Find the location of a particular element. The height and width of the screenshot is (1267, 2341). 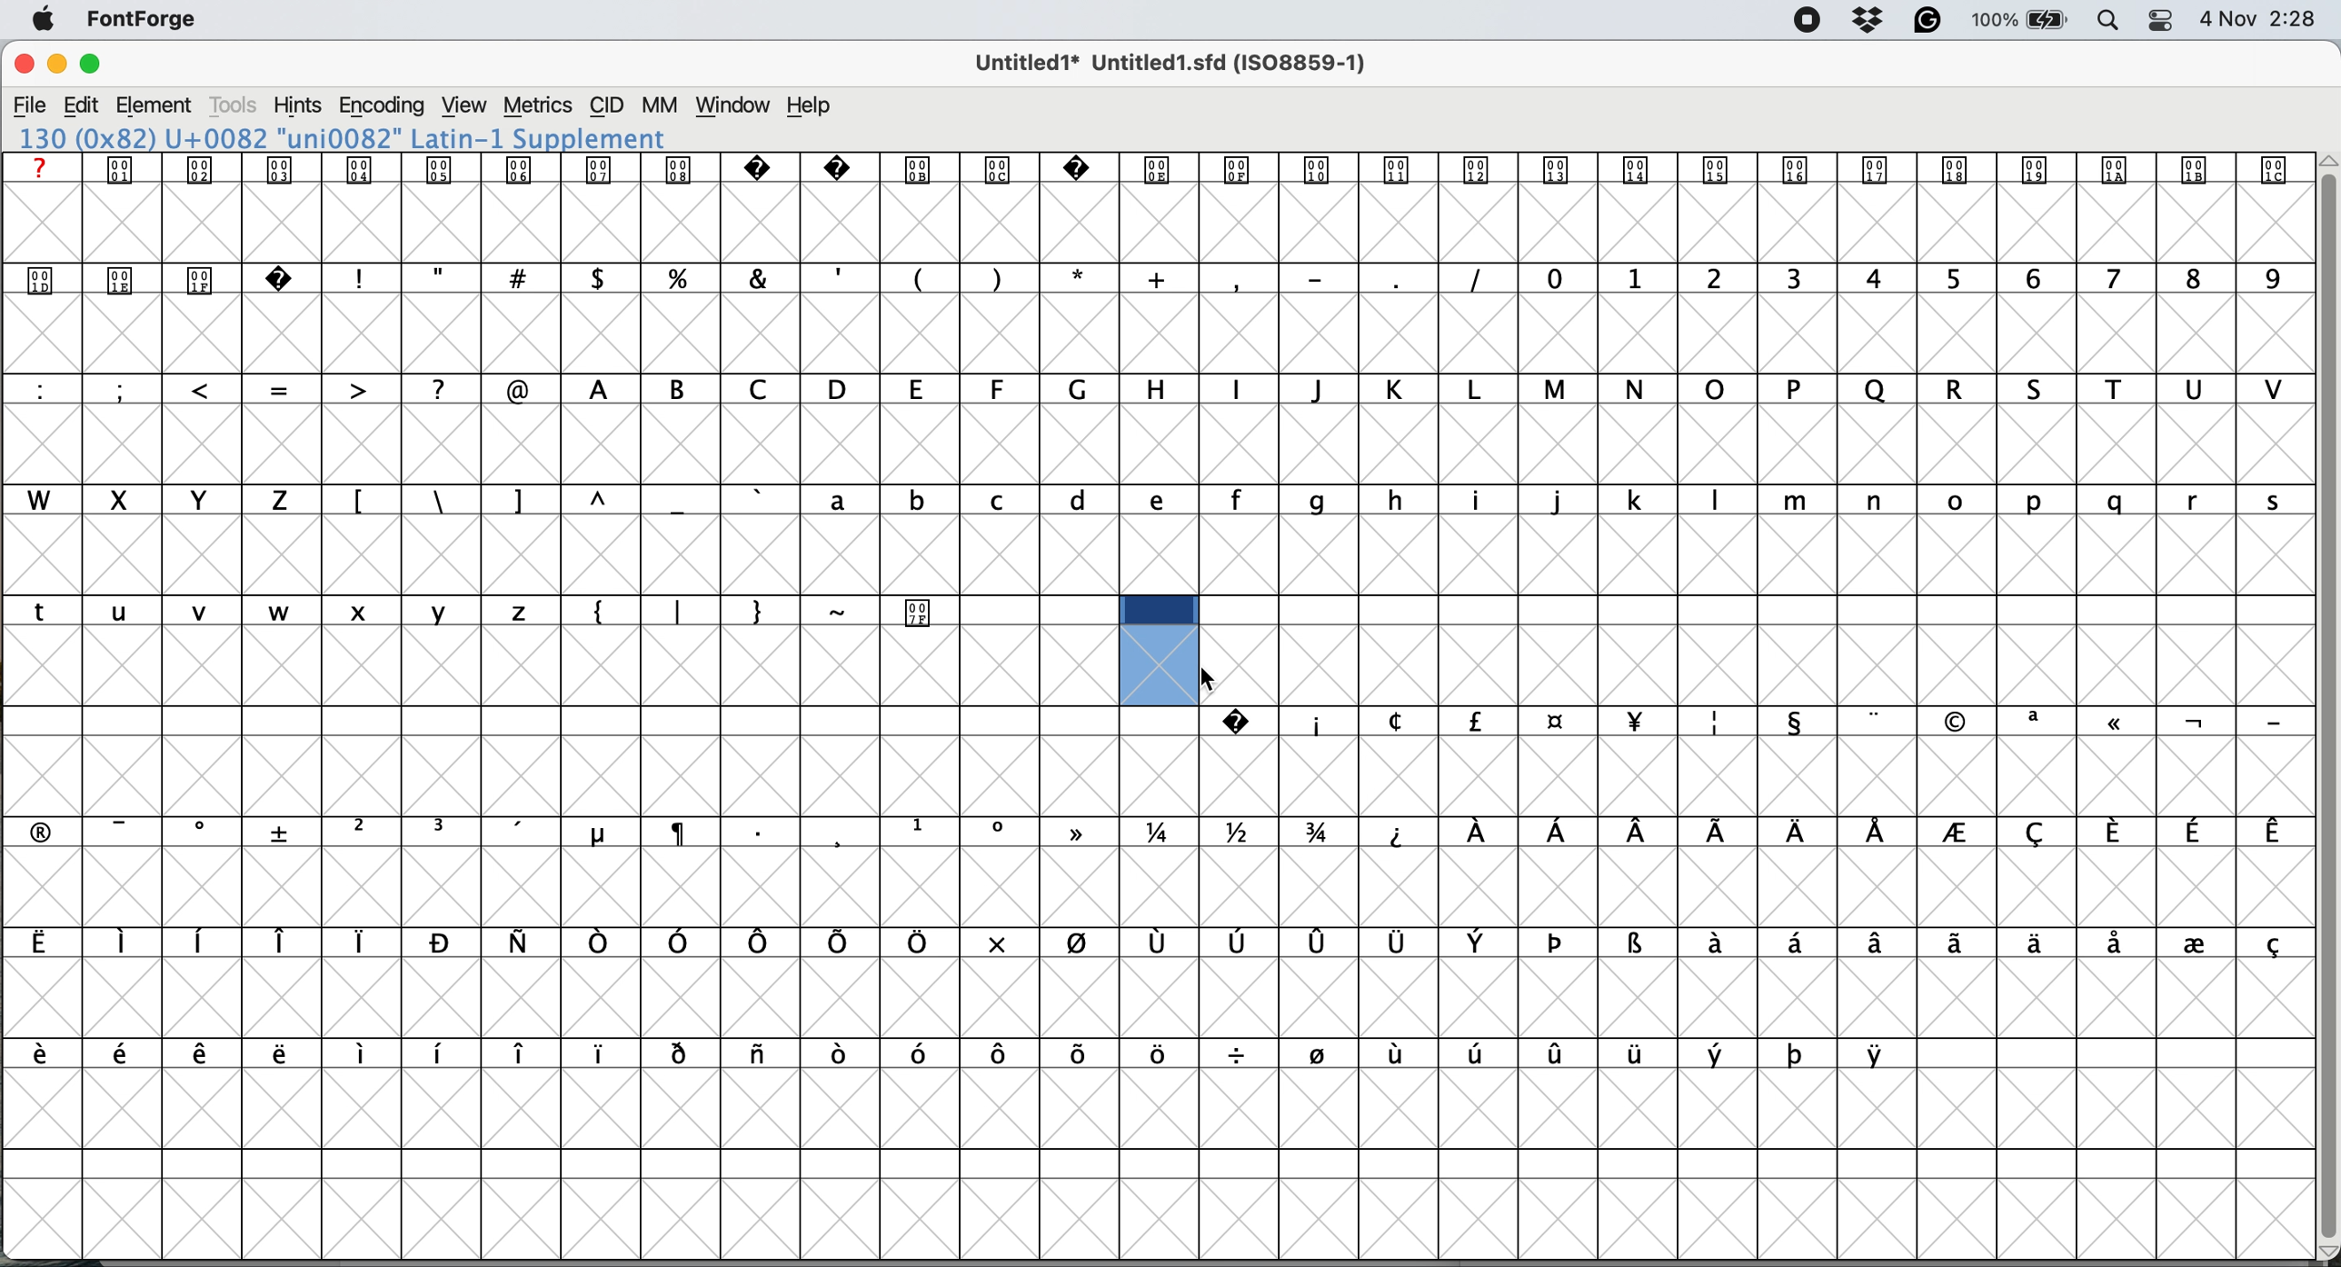

mm is located at coordinates (662, 105).